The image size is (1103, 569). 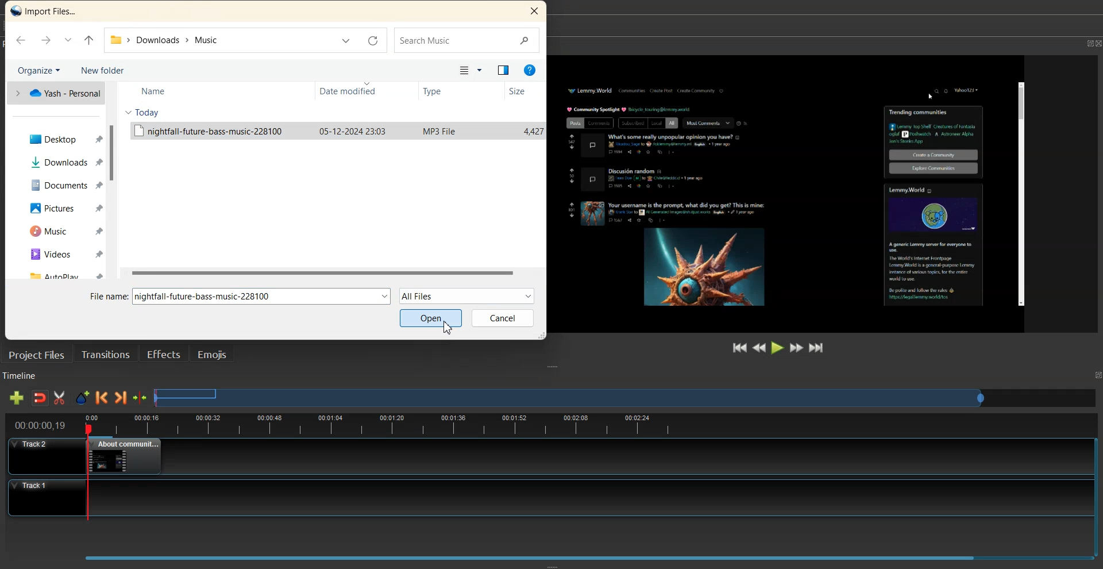 What do you see at coordinates (778, 347) in the screenshot?
I see `Play` at bounding box center [778, 347].